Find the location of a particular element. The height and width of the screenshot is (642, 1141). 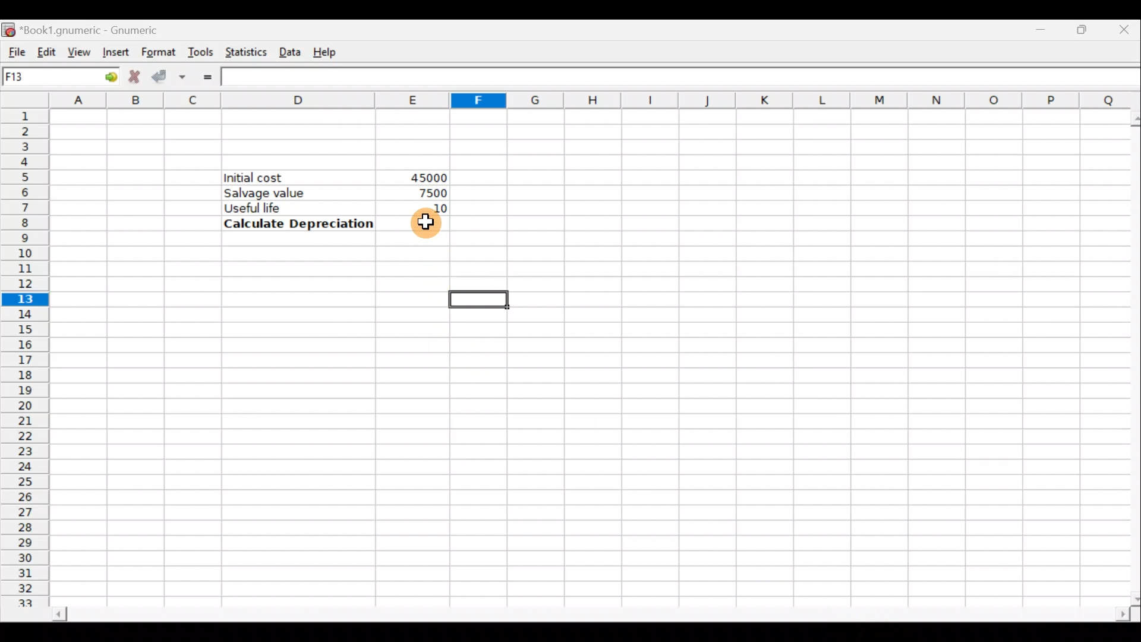

go to is located at coordinates (103, 77).